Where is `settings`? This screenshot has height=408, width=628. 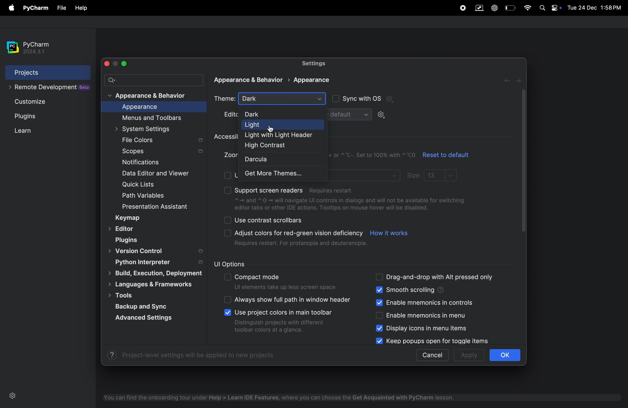 settings is located at coordinates (14, 395).